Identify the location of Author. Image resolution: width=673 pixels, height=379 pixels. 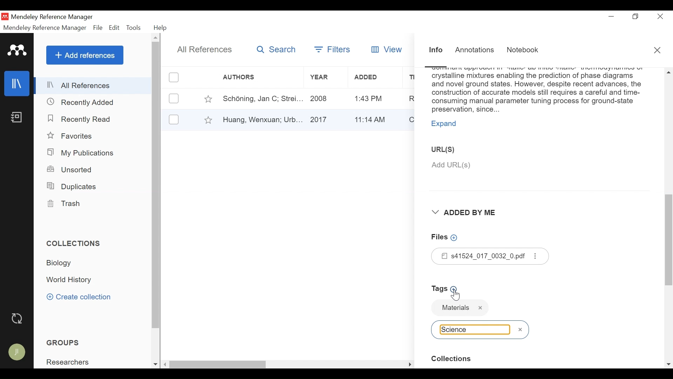
(261, 119).